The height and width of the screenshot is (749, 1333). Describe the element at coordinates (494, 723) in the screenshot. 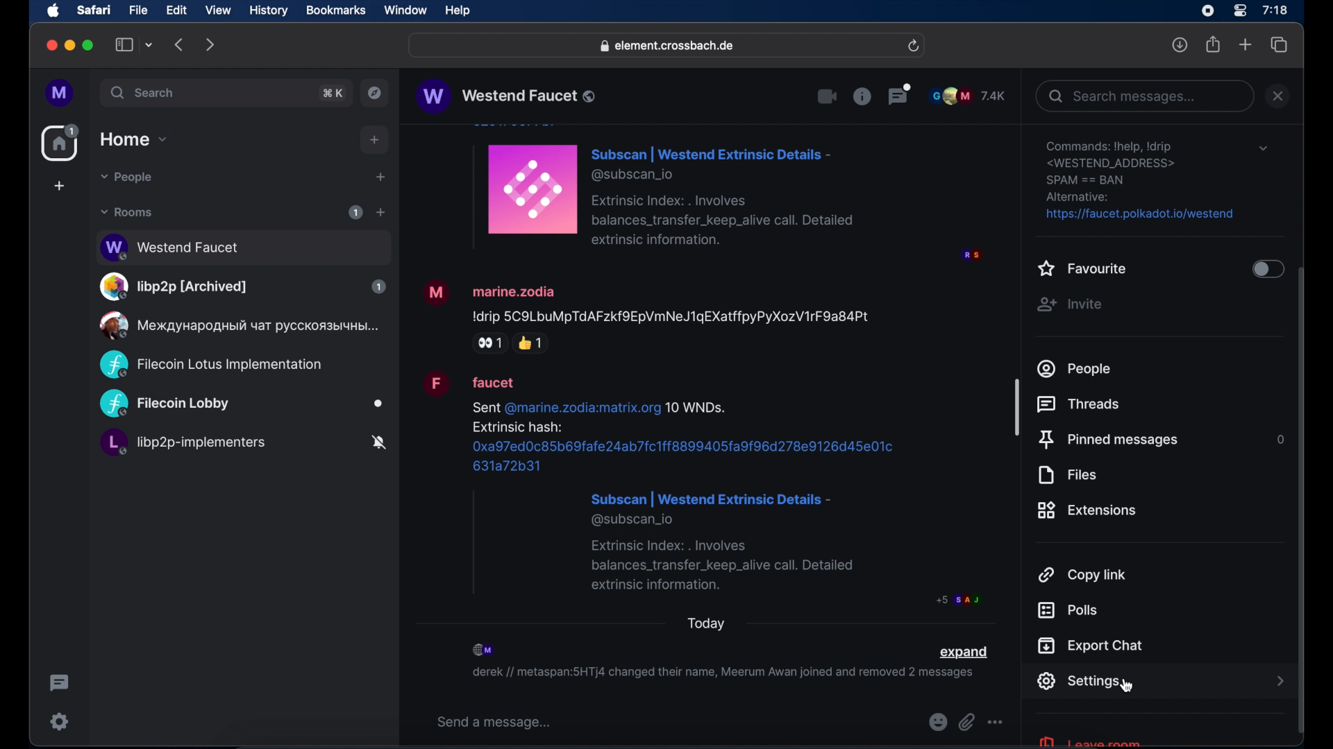

I see `send a message` at that location.